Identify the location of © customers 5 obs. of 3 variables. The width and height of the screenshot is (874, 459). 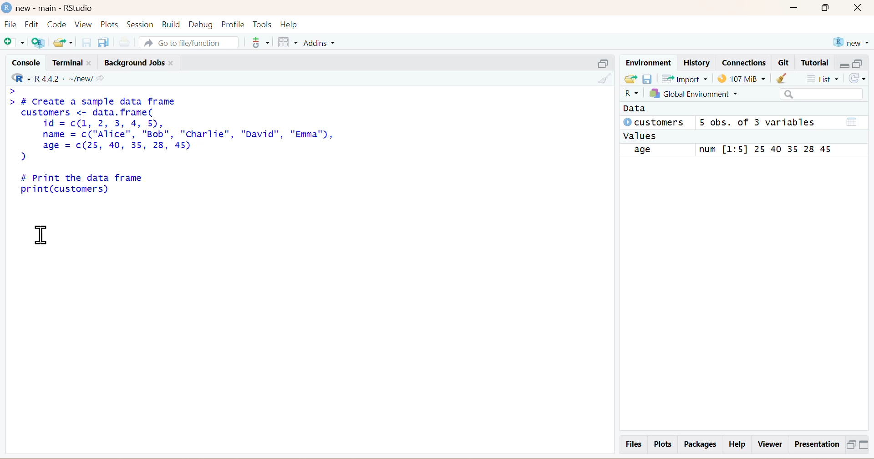
(738, 123).